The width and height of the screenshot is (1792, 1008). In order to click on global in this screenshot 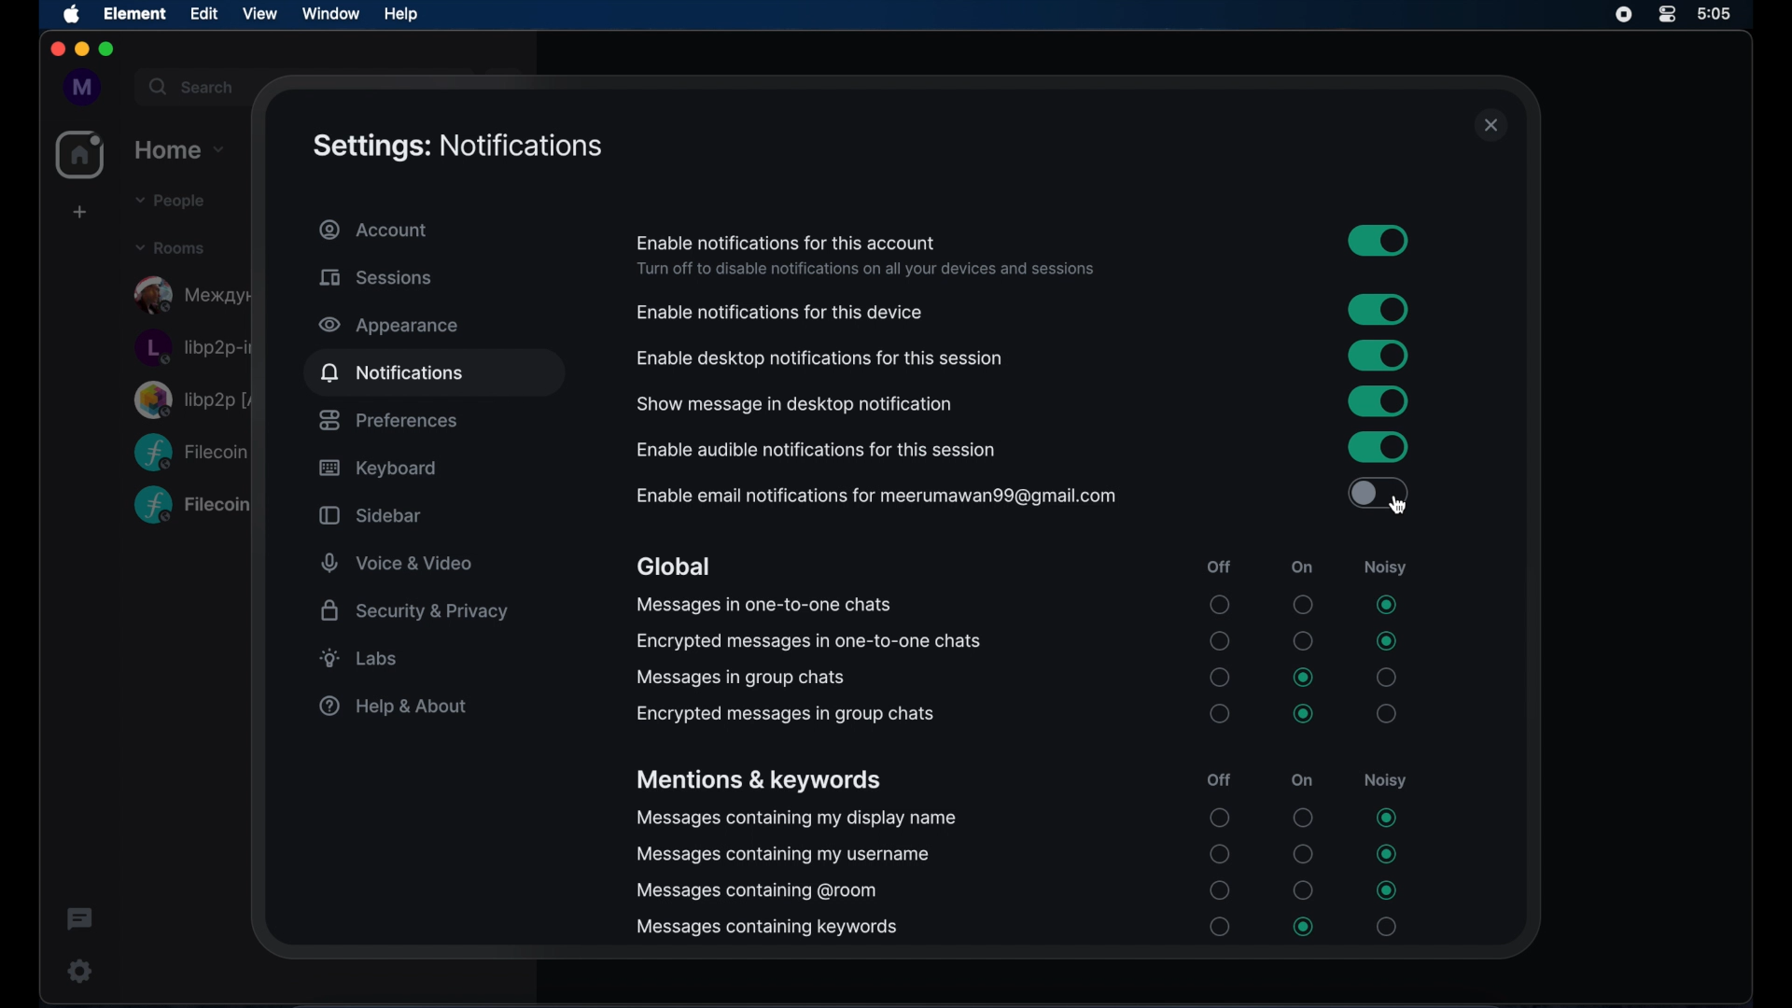, I will do `click(673, 567)`.